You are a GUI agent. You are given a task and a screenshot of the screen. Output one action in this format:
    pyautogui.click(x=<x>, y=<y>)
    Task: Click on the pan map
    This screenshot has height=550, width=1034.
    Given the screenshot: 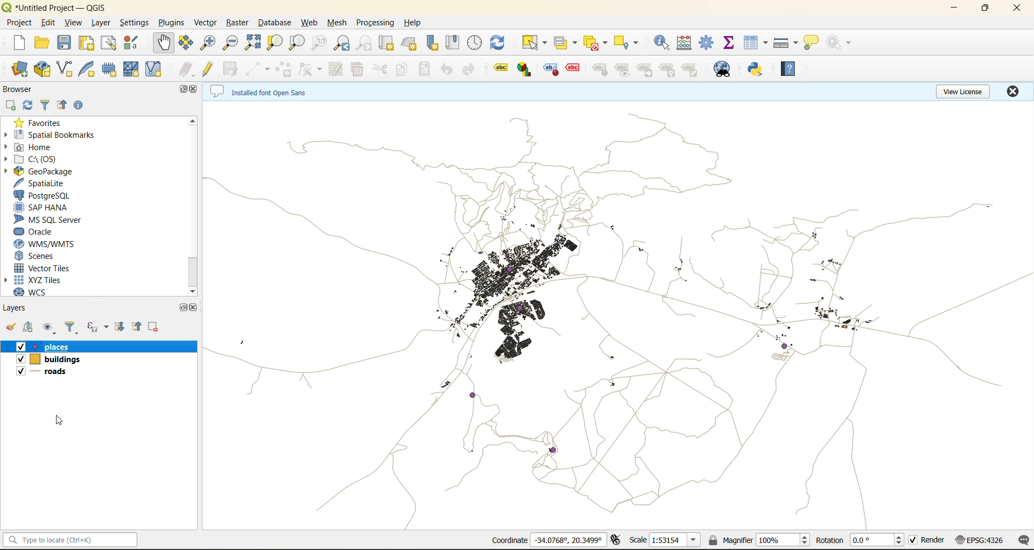 What is the action you would take?
    pyautogui.click(x=164, y=43)
    